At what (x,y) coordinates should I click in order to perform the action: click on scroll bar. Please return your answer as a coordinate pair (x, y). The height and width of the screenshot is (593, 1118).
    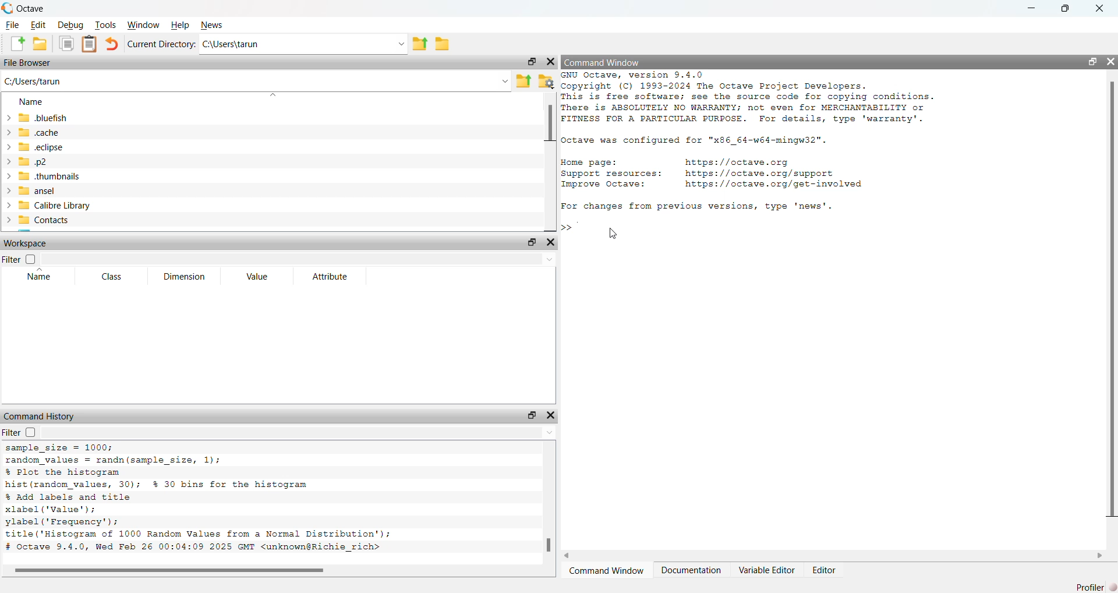
    Looking at the image, I should click on (1111, 302).